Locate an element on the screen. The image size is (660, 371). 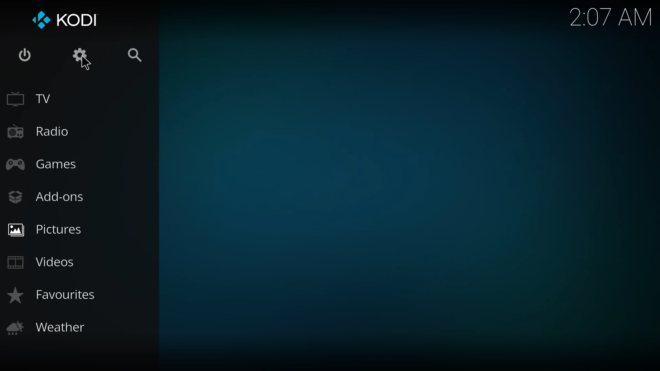
pictures is located at coordinates (46, 228).